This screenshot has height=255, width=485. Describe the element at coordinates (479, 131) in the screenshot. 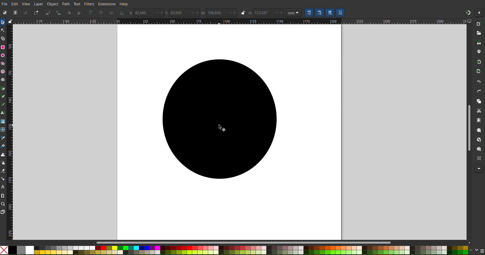

I see `Zoom Selection` at that location.